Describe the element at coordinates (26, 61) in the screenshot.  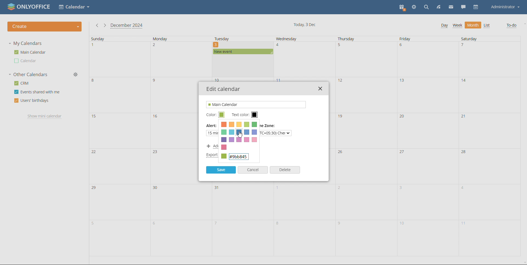
I see `other calendar` at that location.